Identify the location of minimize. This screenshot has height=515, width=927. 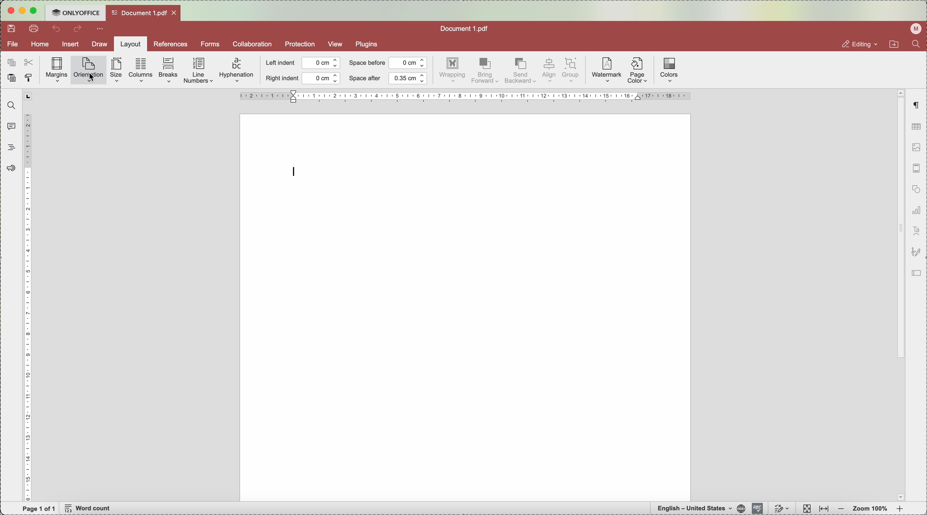
(23, 11).